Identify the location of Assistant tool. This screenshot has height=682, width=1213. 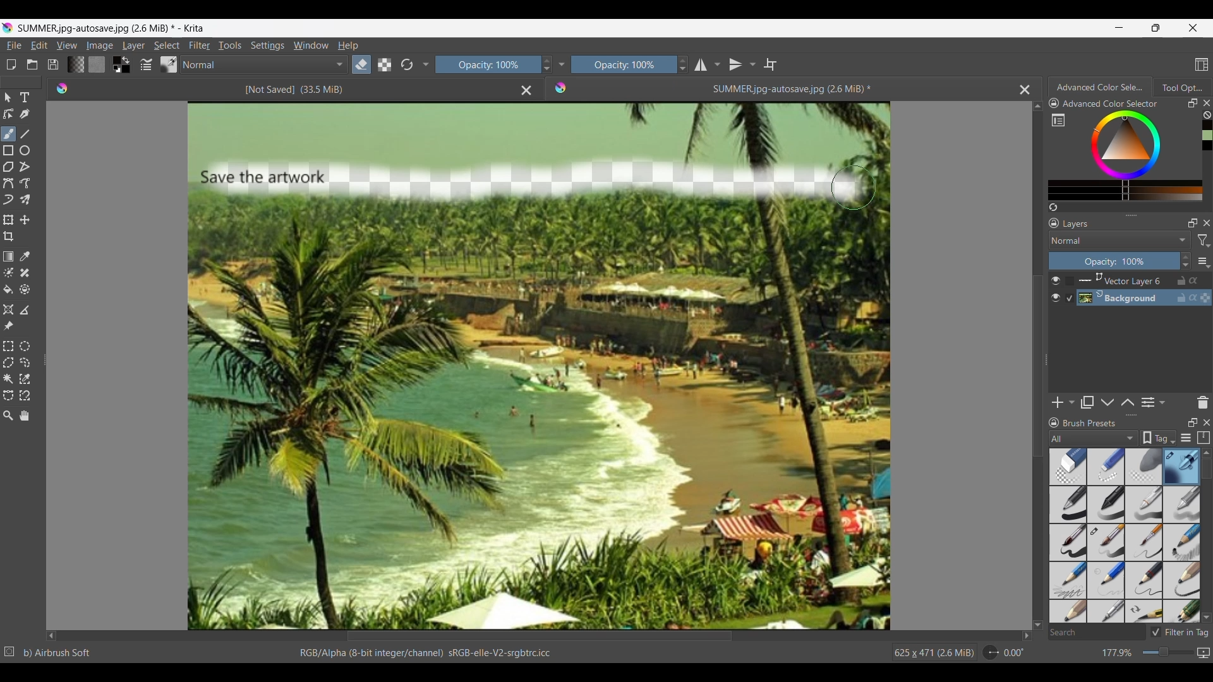
(8, 309).